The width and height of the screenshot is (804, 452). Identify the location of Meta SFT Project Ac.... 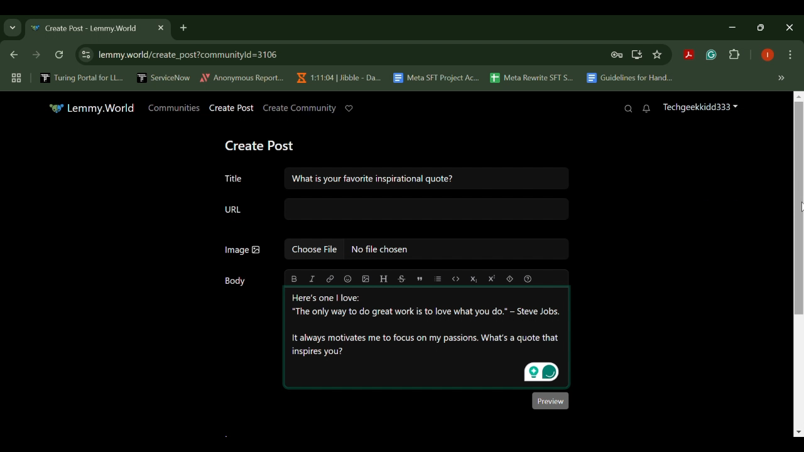
(435, 78).